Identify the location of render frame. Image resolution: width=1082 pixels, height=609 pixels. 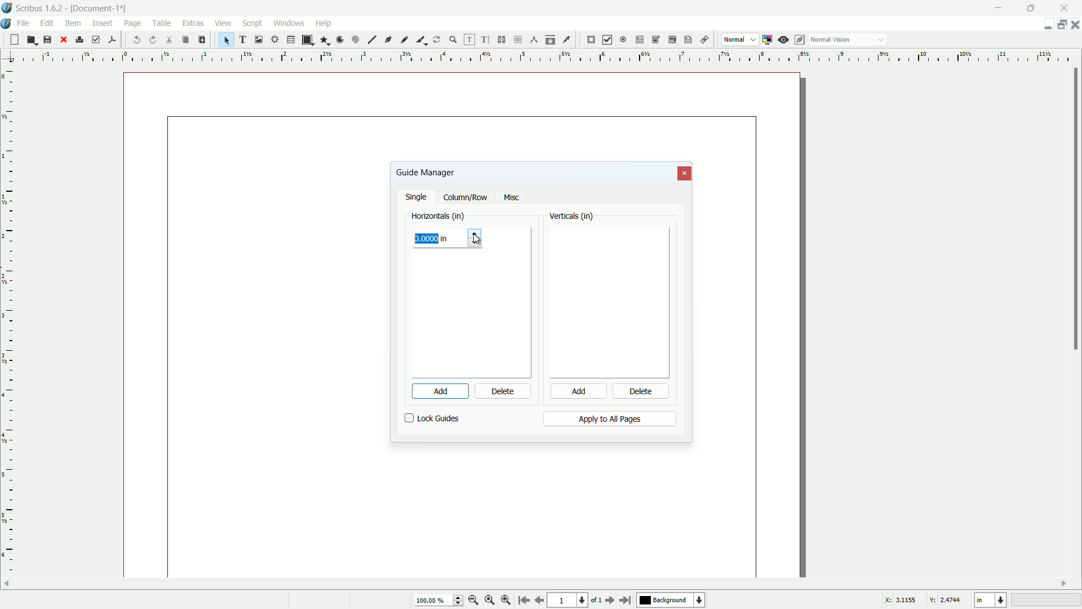
(273, 39).